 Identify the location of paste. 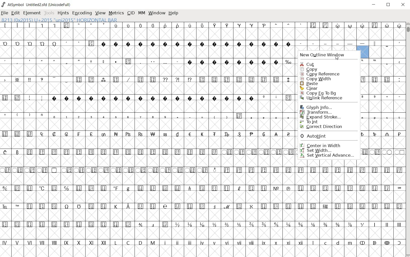
(325, 84).